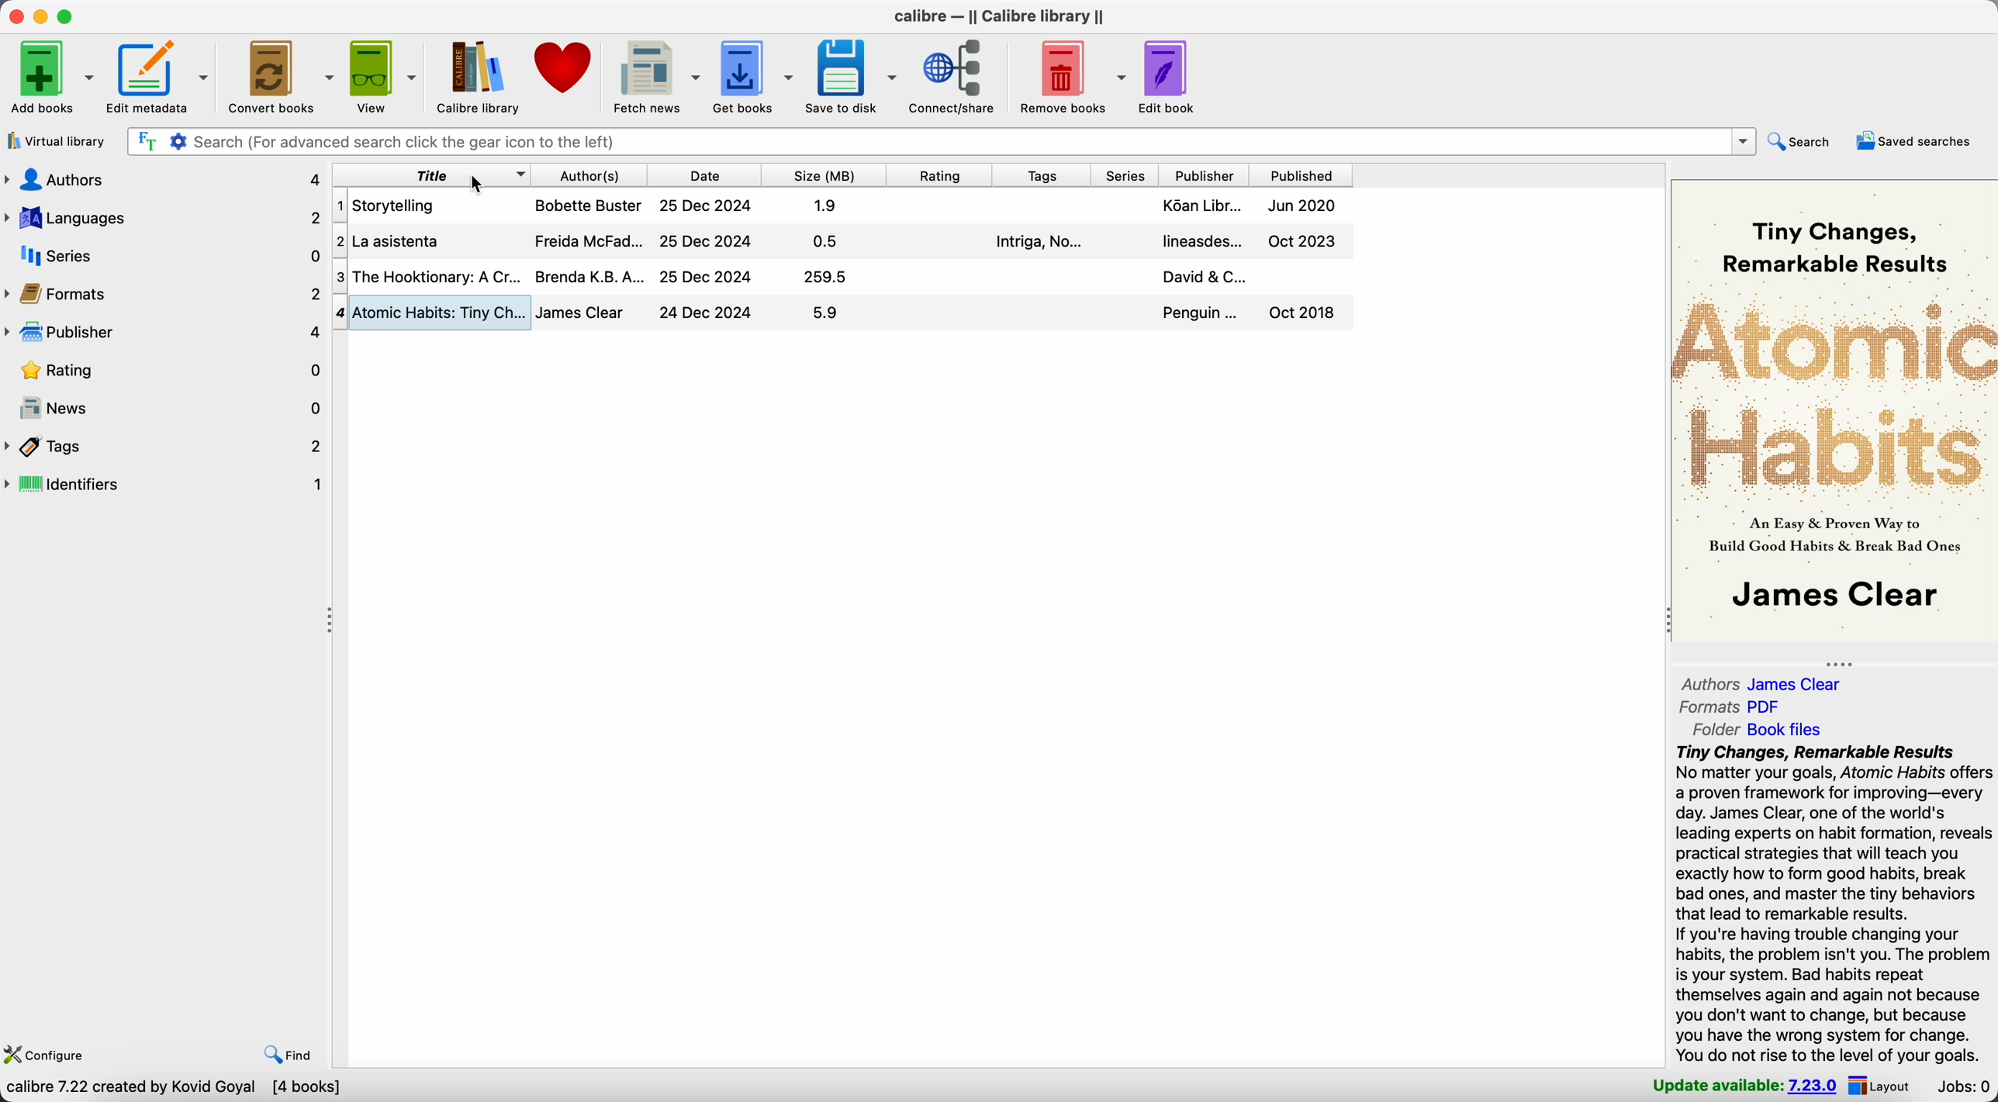  Describe the element at coordinates (954, 78) in the screenshot. I see `connect/share` at that location.